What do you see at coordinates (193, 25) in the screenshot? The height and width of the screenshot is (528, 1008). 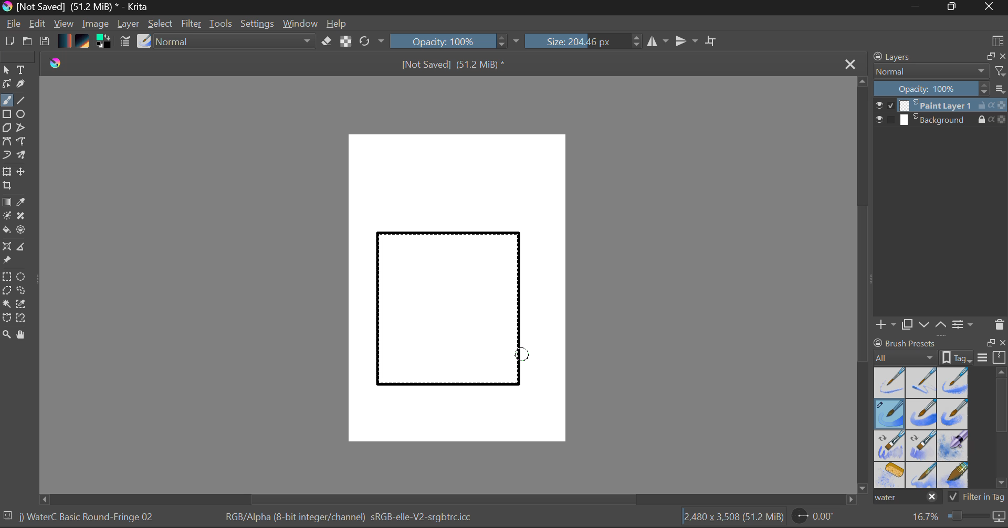 I see `Filter` at bounding box center [193, 25].